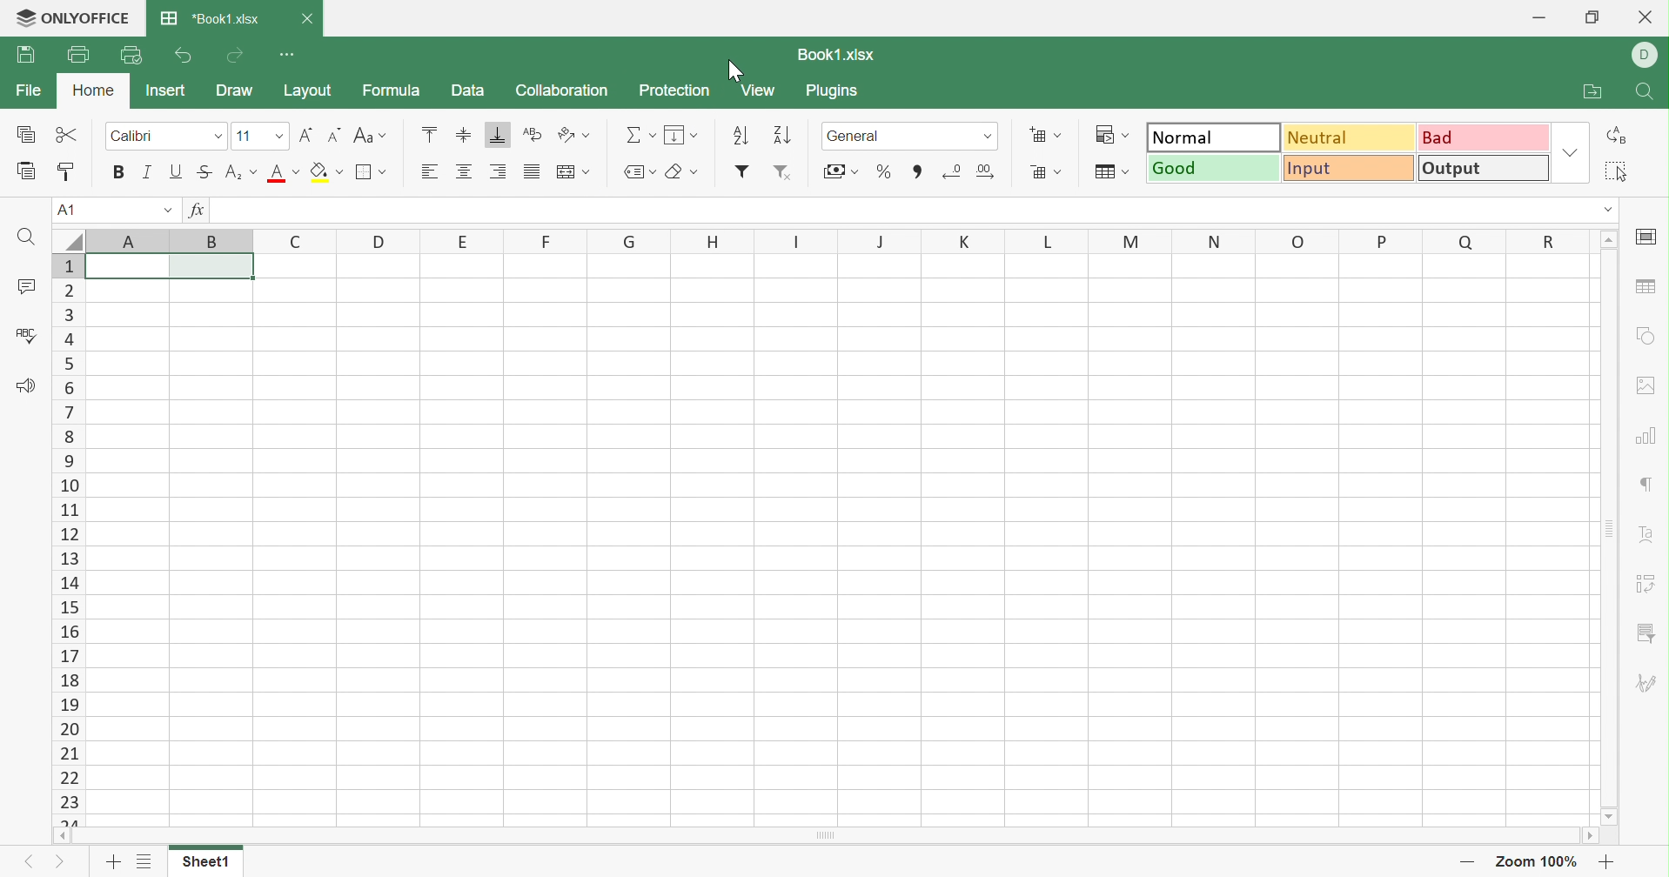 The width and height of the screenshot is (1669, 877). What do you see at coordinates (563, 94) in the screenshot?
I see `Collaboration` at bounding box center [563, 94].